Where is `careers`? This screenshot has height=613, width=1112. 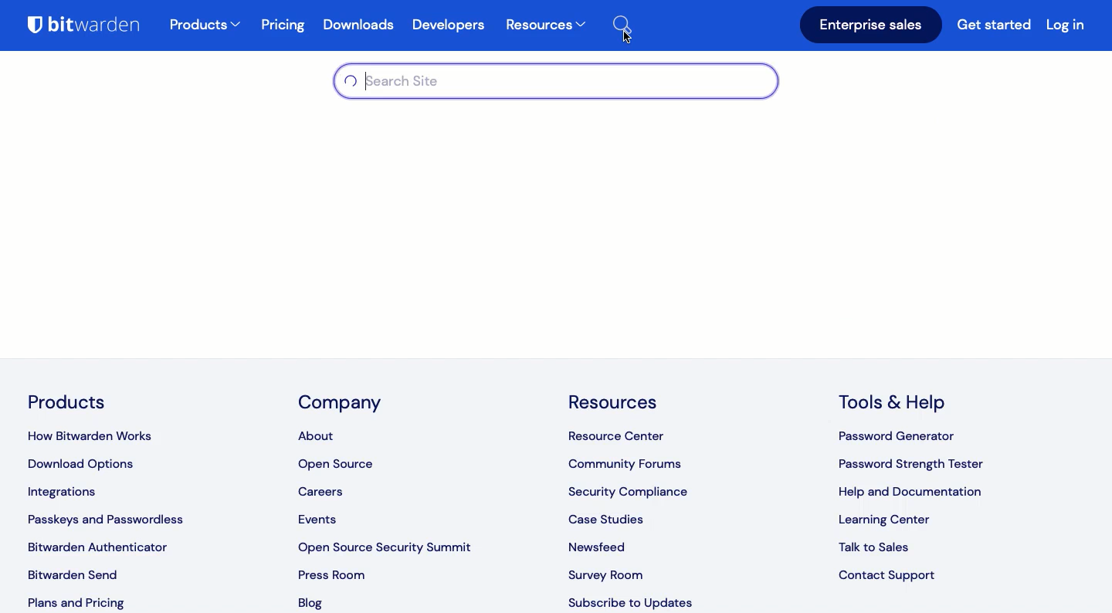 careers is located at coordinates (326, 491).